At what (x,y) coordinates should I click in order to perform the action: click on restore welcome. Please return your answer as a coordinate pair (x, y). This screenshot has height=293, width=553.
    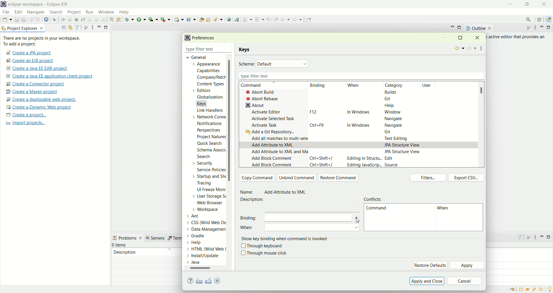
    Looking at the image, I should click on (514, 290).